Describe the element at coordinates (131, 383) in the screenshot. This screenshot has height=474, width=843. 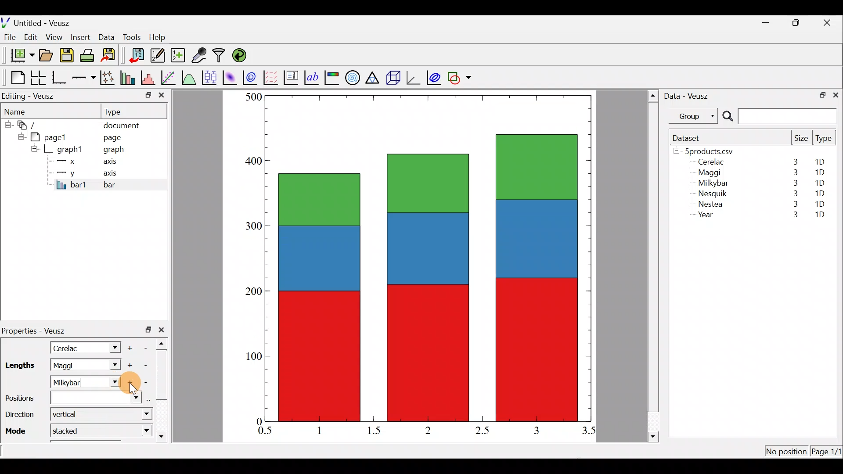
I see `Add another item` at that location.